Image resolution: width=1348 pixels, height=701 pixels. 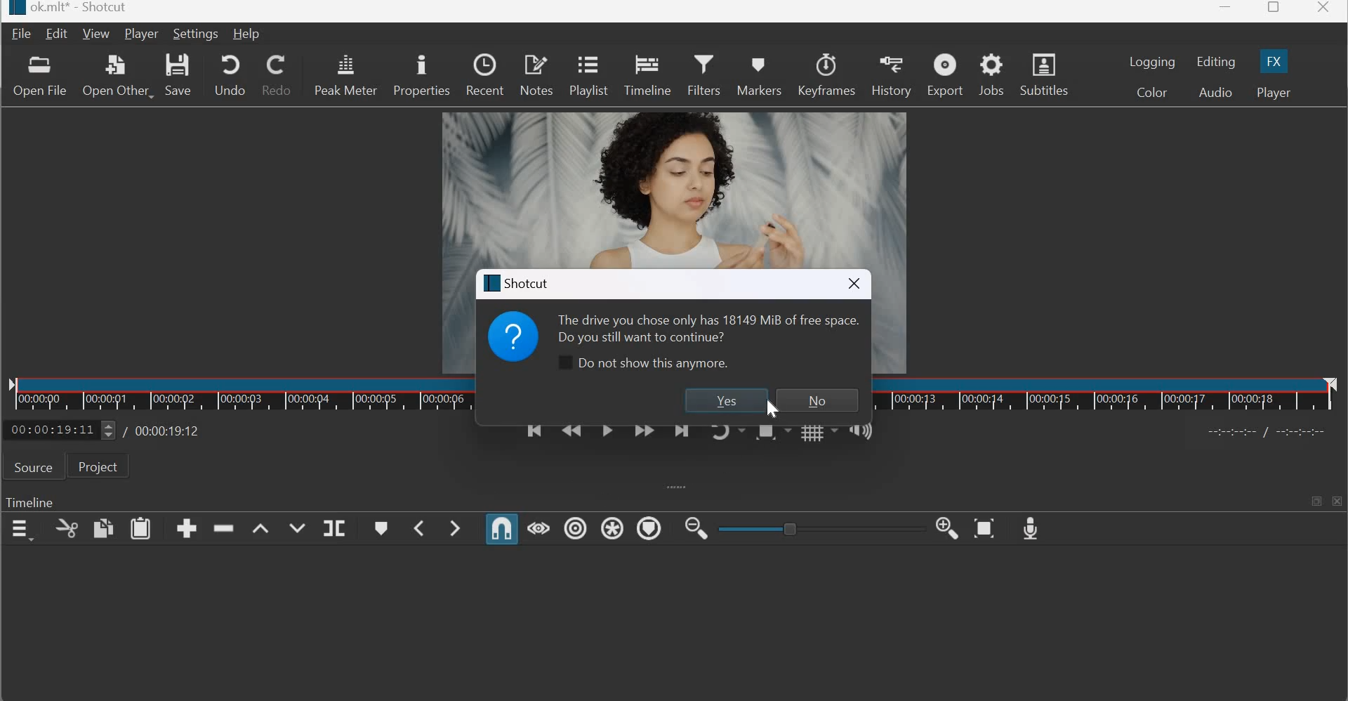 I want to click on Previous Marker, so click(x=420, y=528).